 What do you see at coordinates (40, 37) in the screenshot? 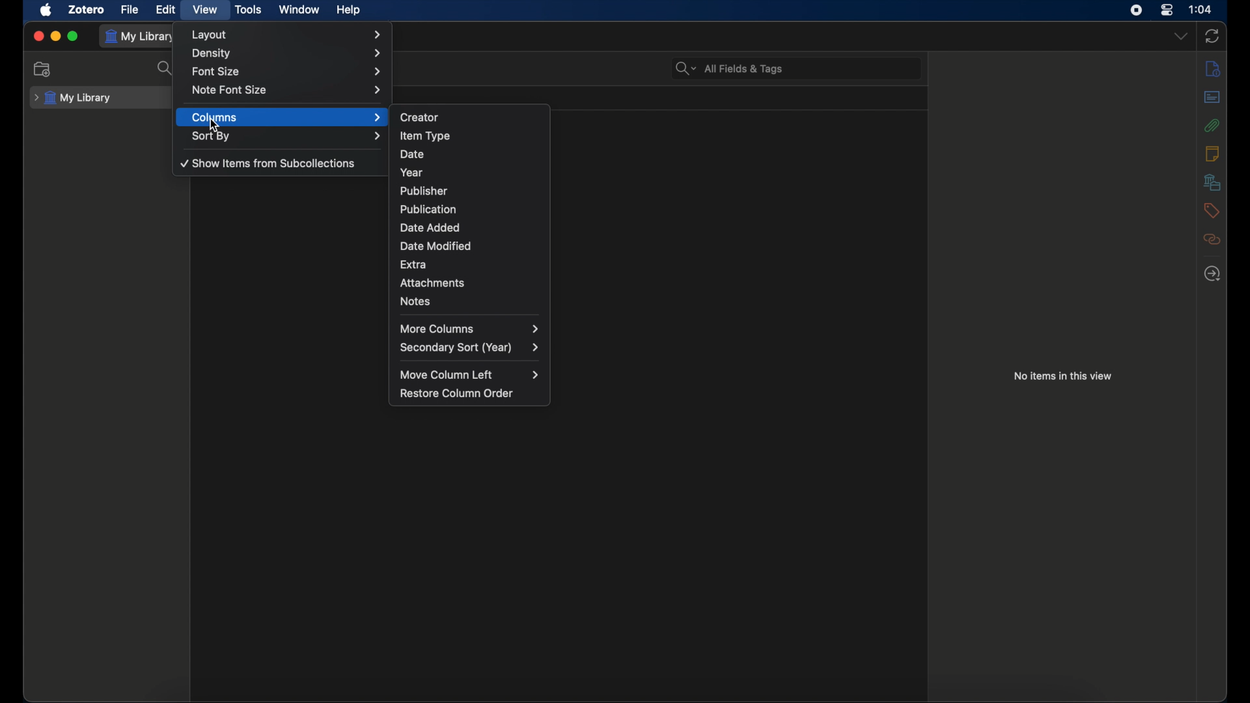
I see `close` at bounding box center [40, 37].